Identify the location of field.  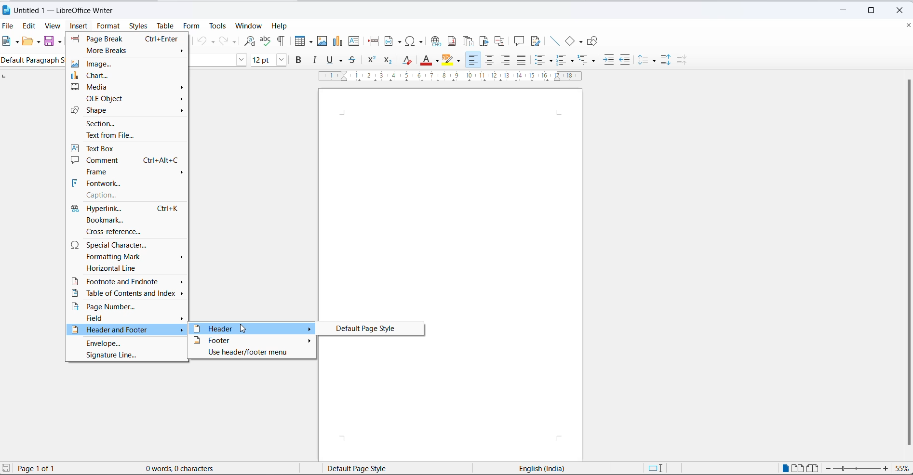
(126, 319).